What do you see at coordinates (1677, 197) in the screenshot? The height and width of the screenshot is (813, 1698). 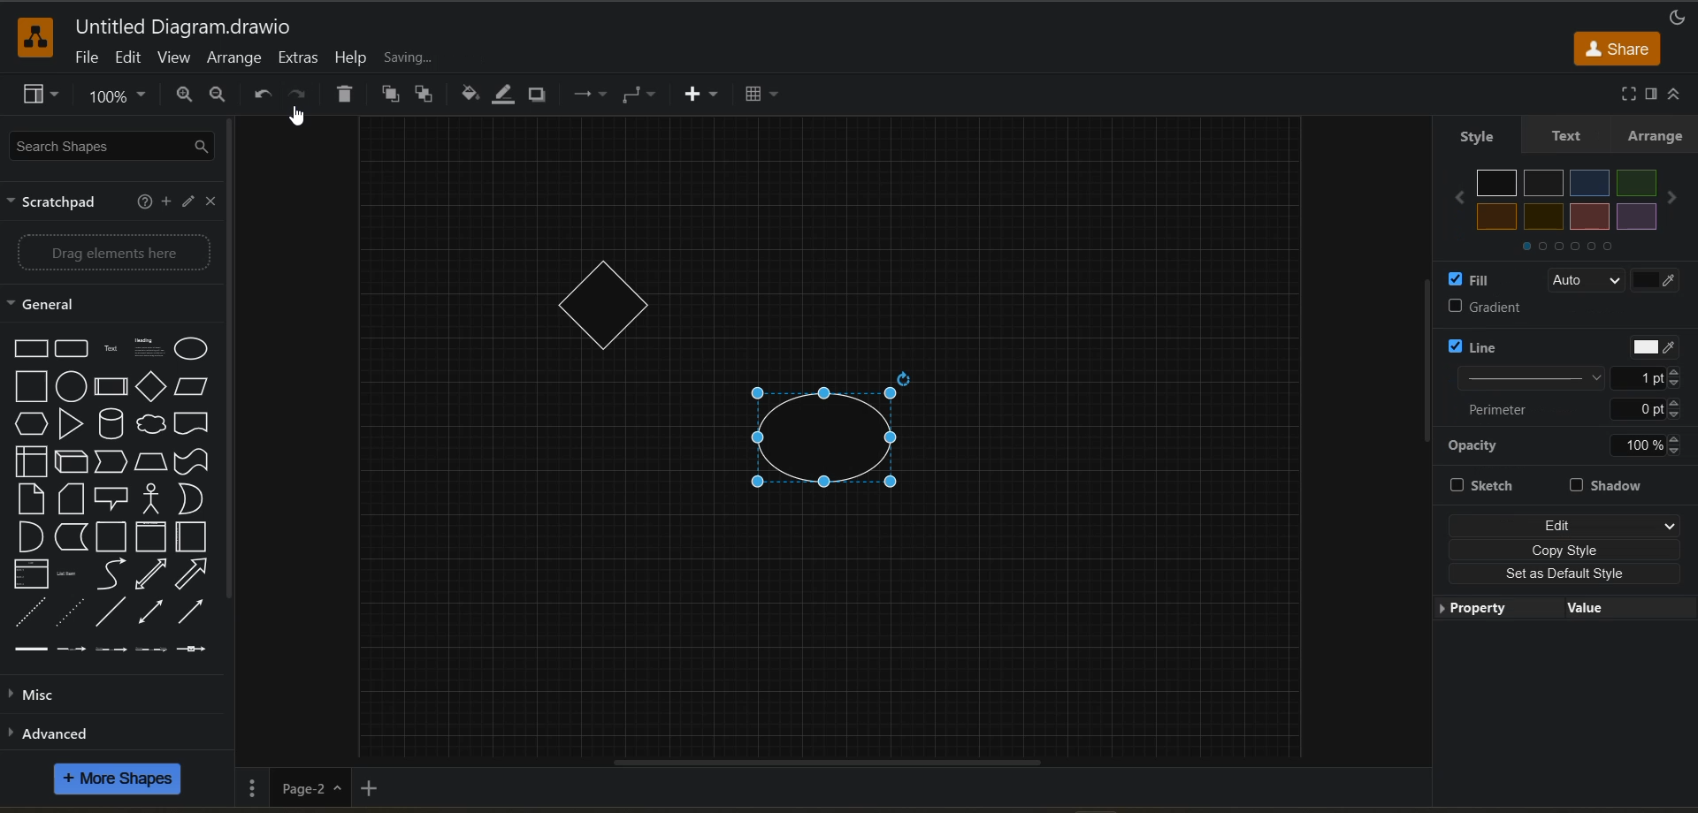 I see `next` at bounding box center [1677, 197].